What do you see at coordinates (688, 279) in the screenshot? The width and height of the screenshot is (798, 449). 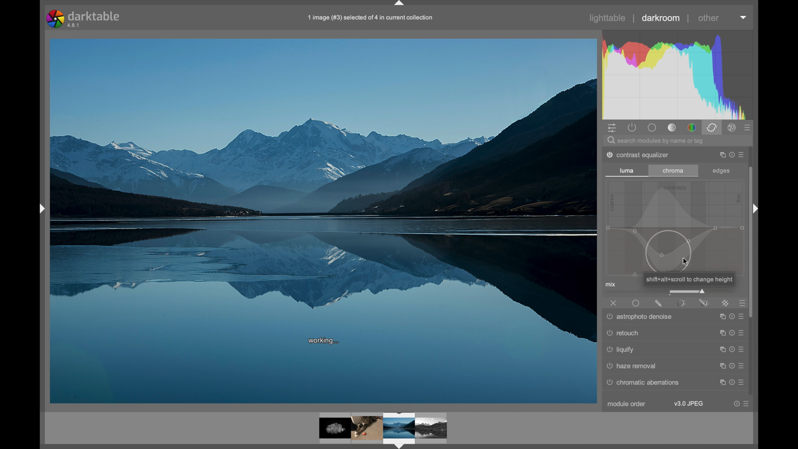 I see `tooltip` at bounding box center [688, 279].